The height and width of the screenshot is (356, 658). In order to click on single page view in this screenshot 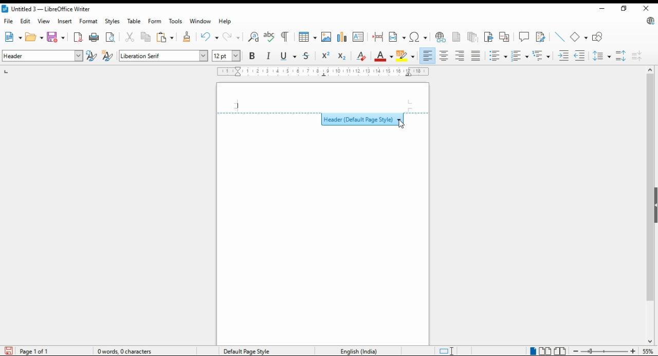, I will do `click(533, 350)`.